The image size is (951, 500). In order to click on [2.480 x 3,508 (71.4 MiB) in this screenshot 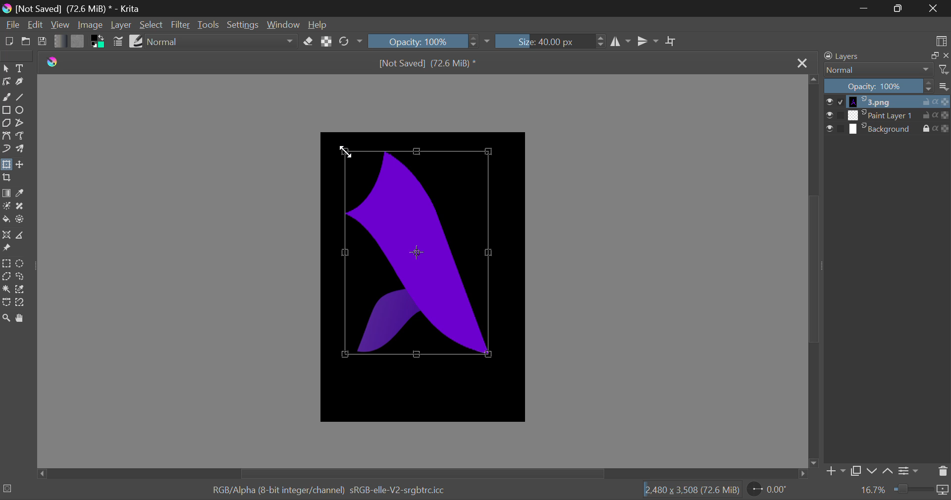, I will do `click(693, 491)`.